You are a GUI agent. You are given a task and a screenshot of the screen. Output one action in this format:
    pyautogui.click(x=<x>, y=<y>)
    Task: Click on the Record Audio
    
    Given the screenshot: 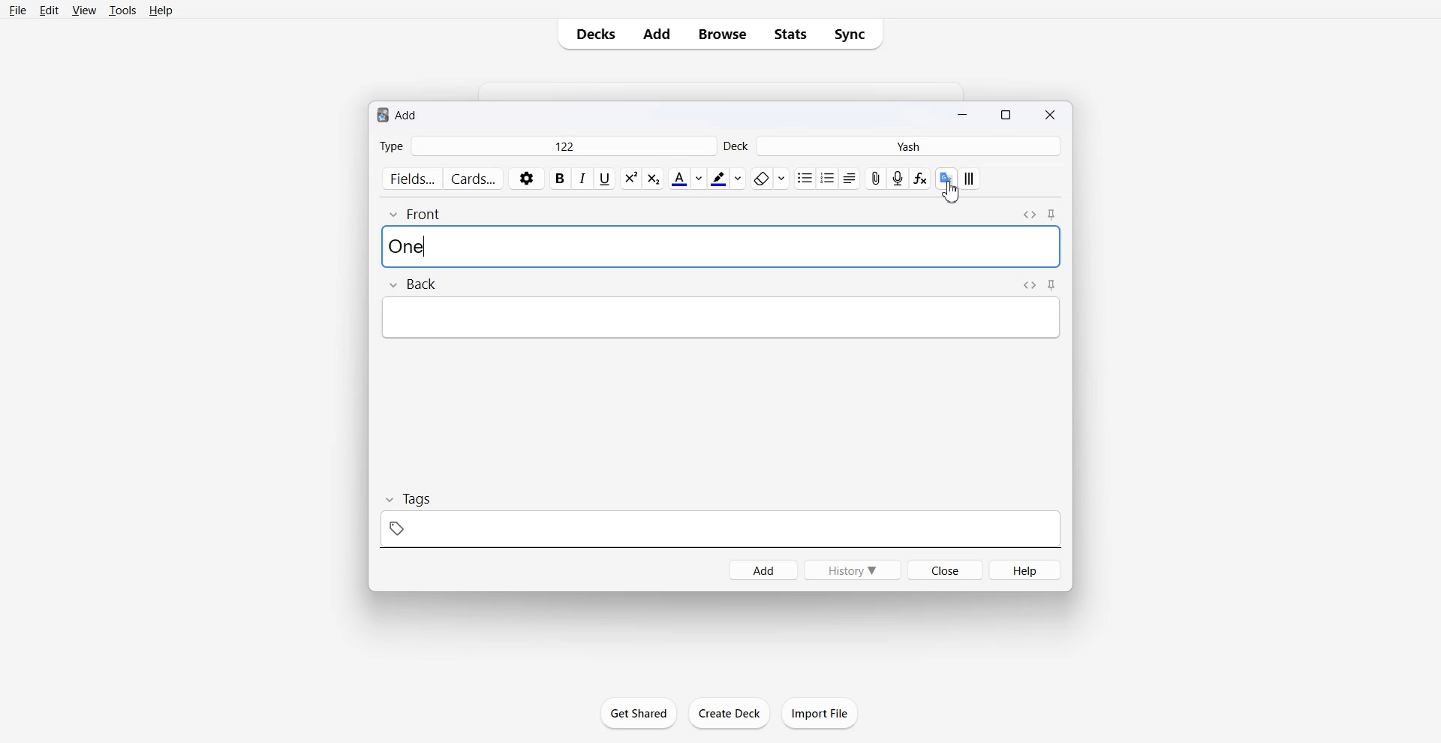 What is the action you would take?
    pyautogui.click(x=899, y=179)
    